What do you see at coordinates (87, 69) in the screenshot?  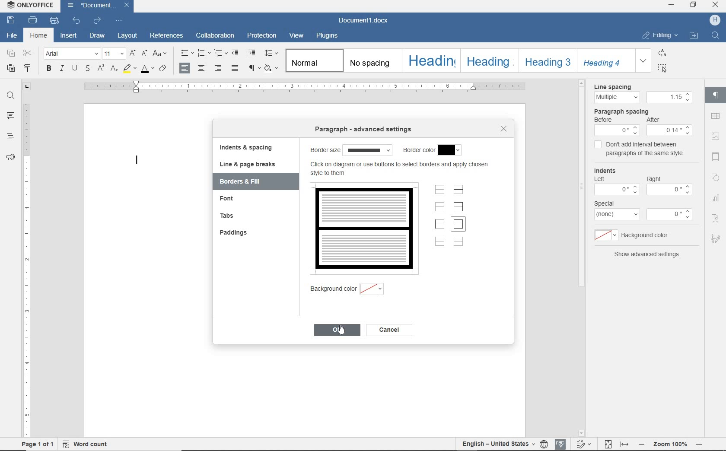 I see `strikethrough` at bounding box center [87, 69].